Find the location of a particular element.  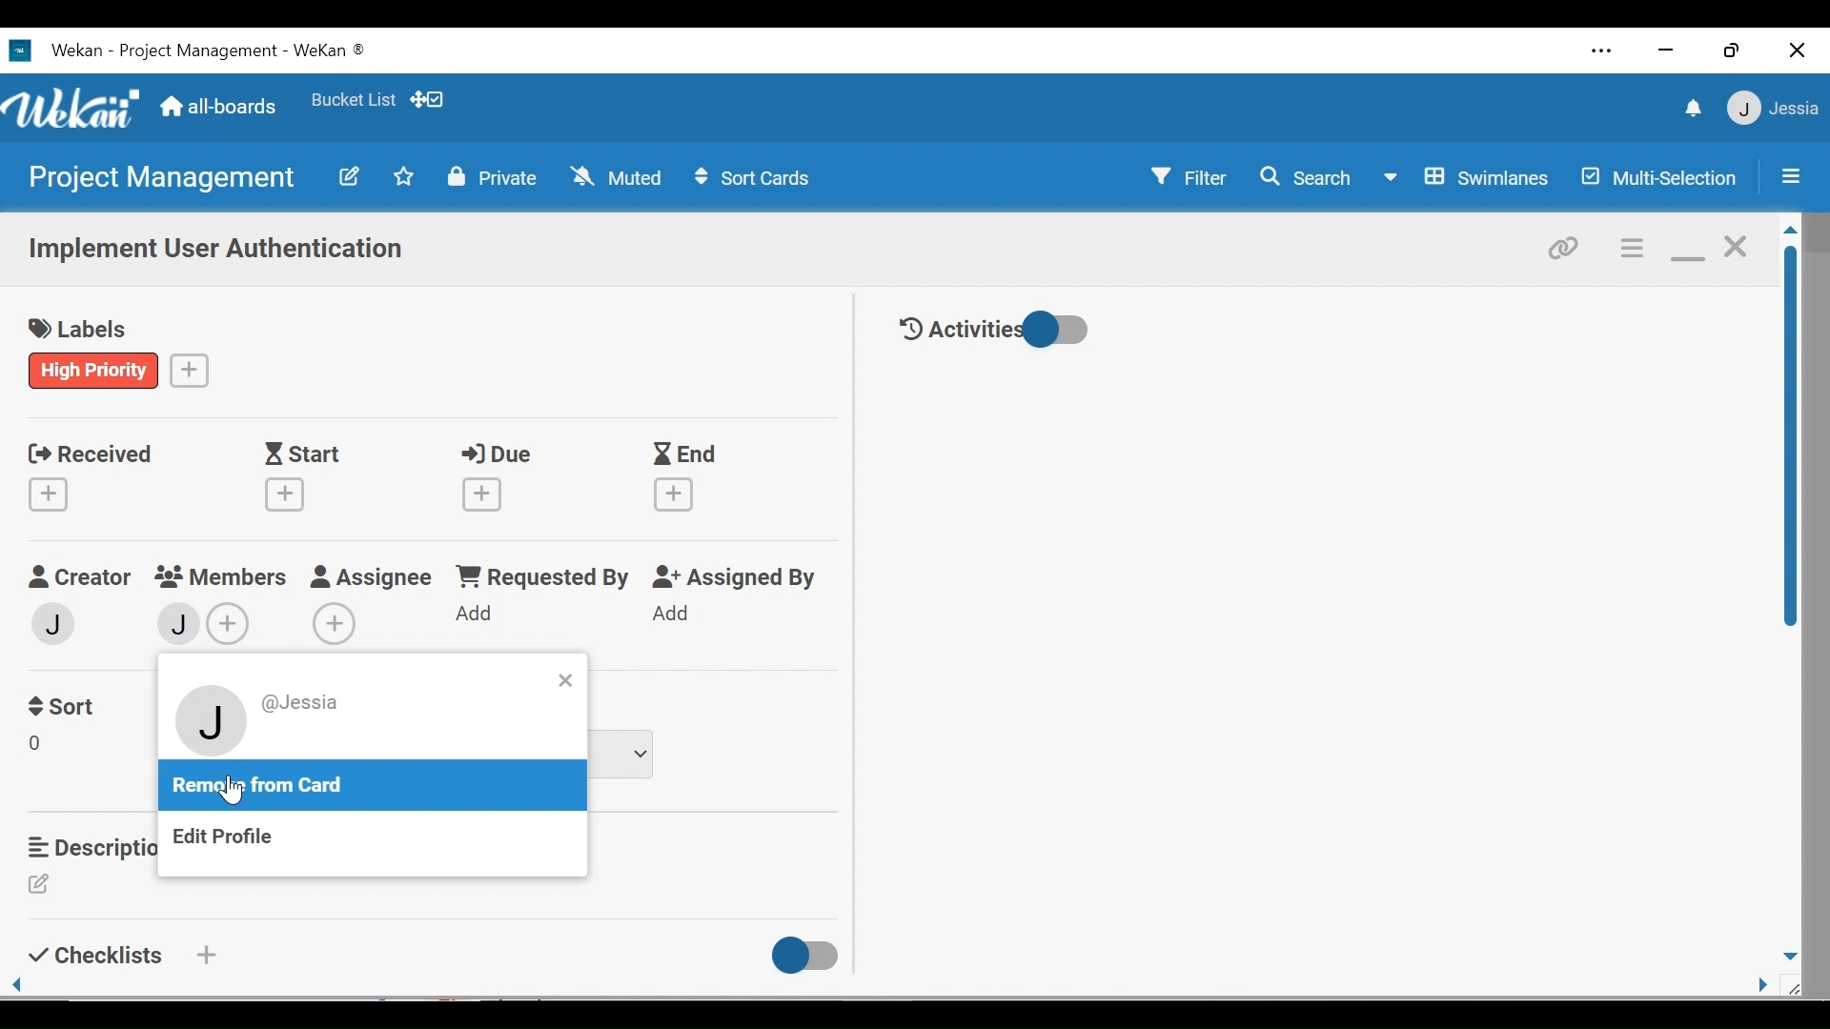

Settings and more is located at coordinates (1602, 52).